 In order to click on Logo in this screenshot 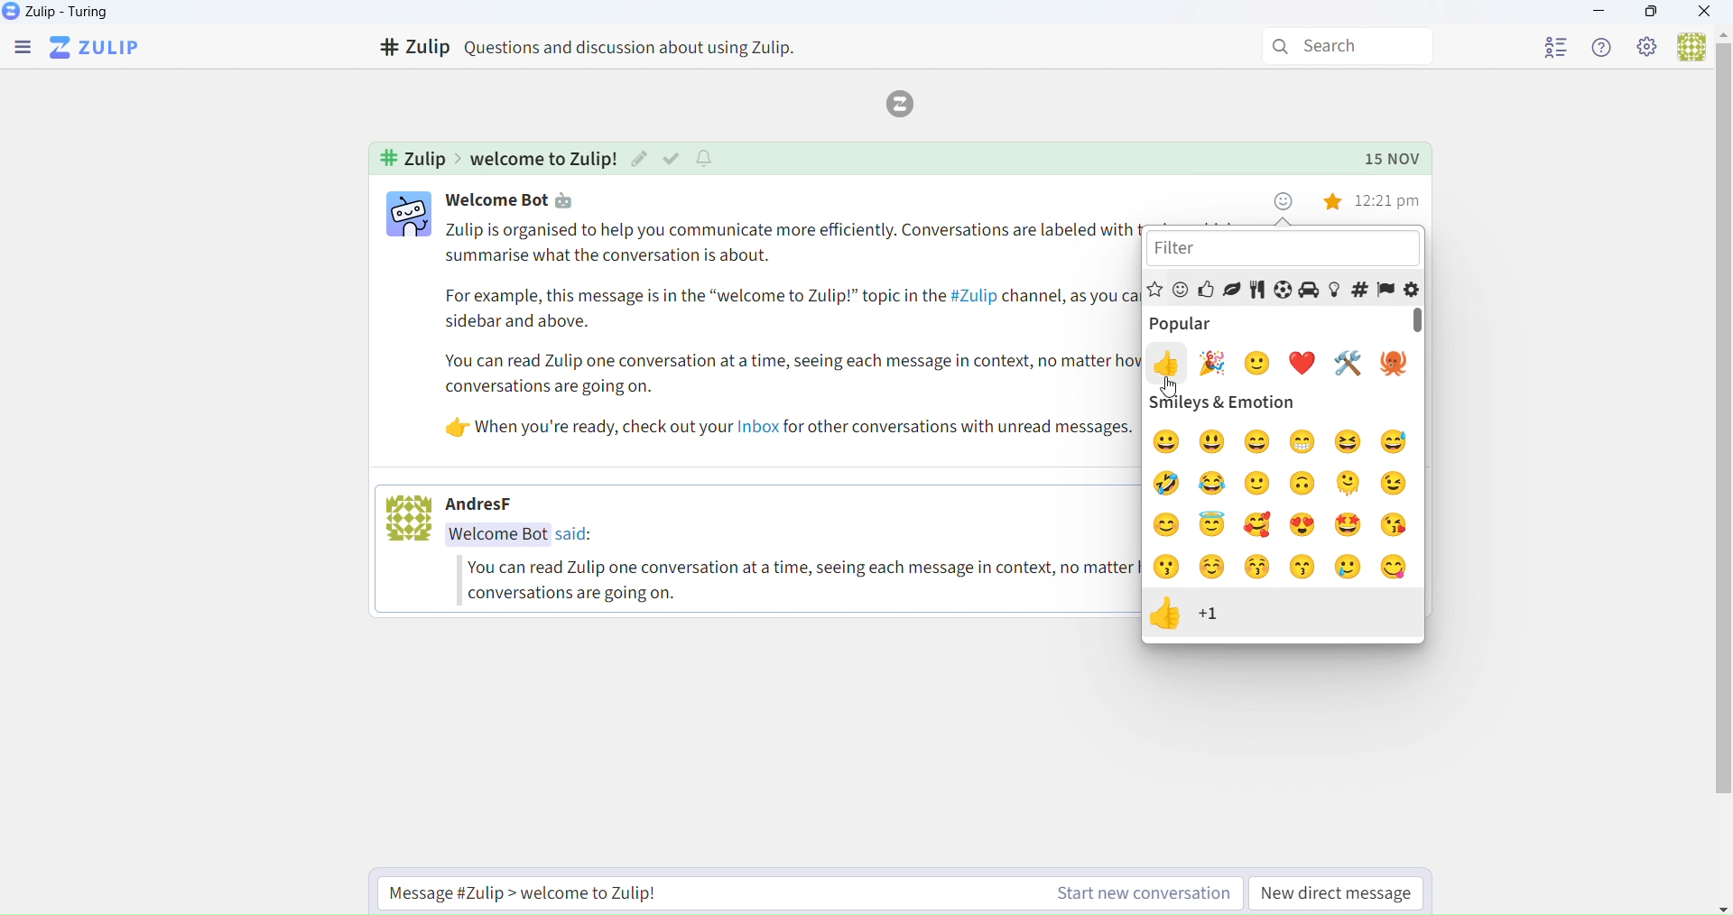, I will do `click(906, 102)`.